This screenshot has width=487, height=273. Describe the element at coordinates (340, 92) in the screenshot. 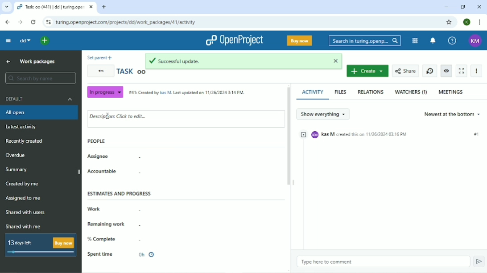

I see `FILES` at that location.